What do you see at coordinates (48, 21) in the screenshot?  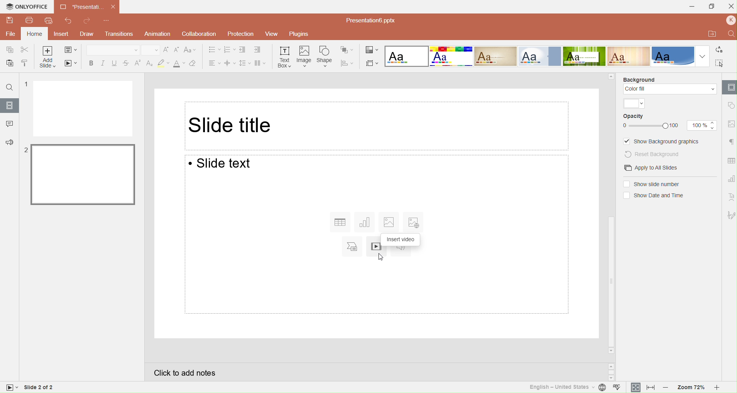 I see `Quick print` at bounding box center [48, 21].